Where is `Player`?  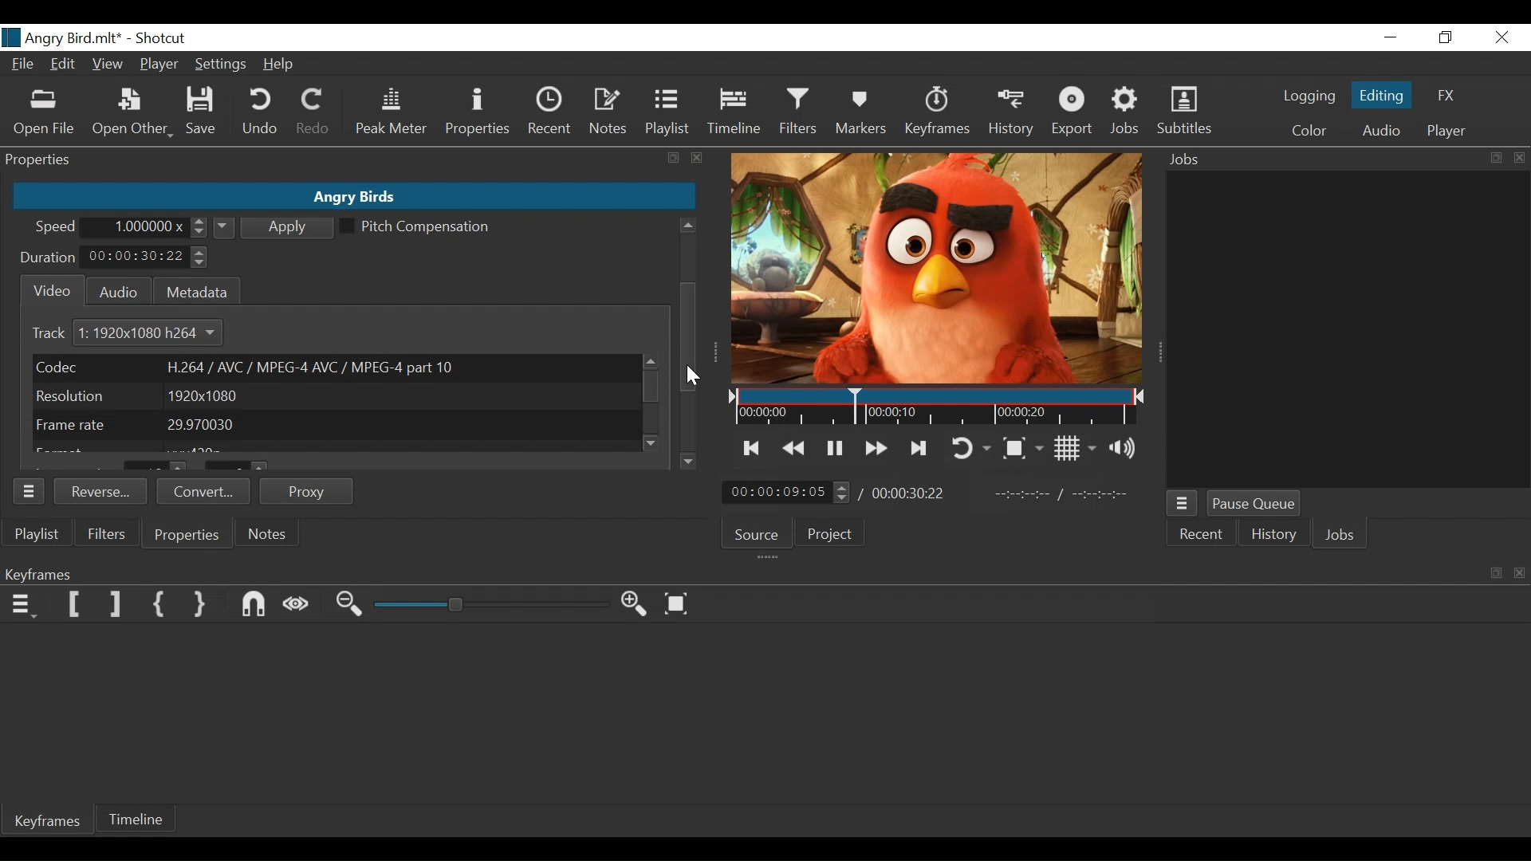
Player is located at coordinates (159, 64).